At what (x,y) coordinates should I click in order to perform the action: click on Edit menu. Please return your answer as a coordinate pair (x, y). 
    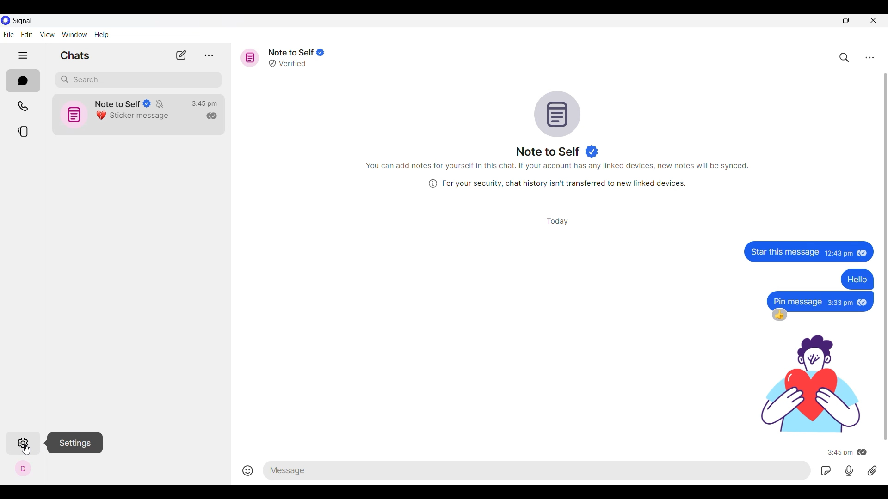
    Looking at the image, I should click on (27, 35).